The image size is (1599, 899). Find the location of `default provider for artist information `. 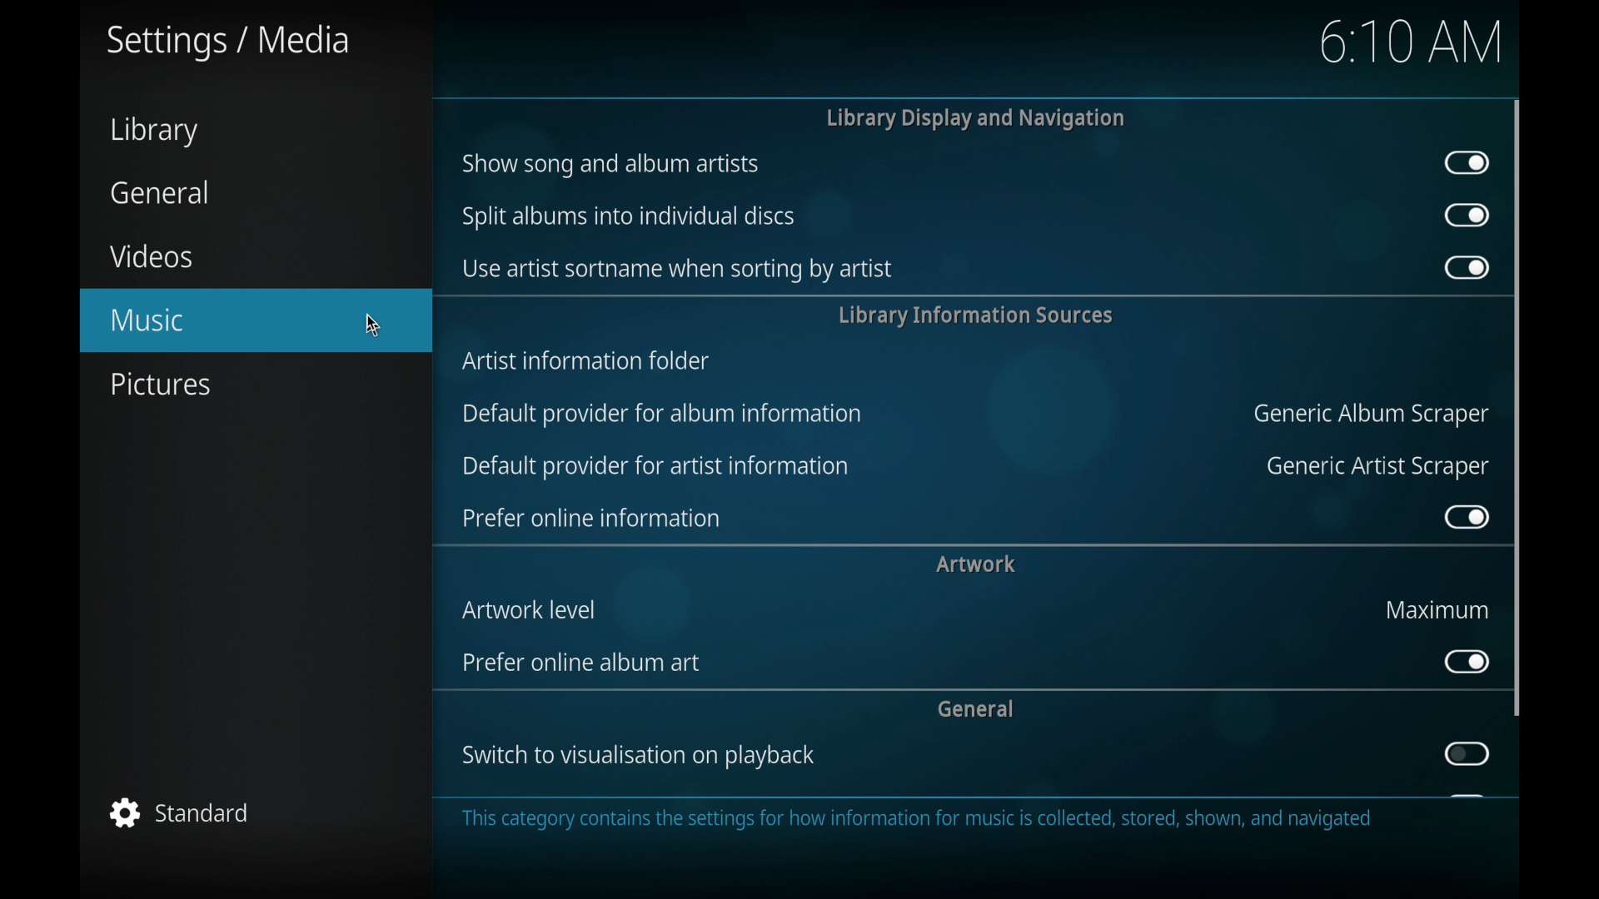

default provider for artist information  is located at coordinates (655, 467).